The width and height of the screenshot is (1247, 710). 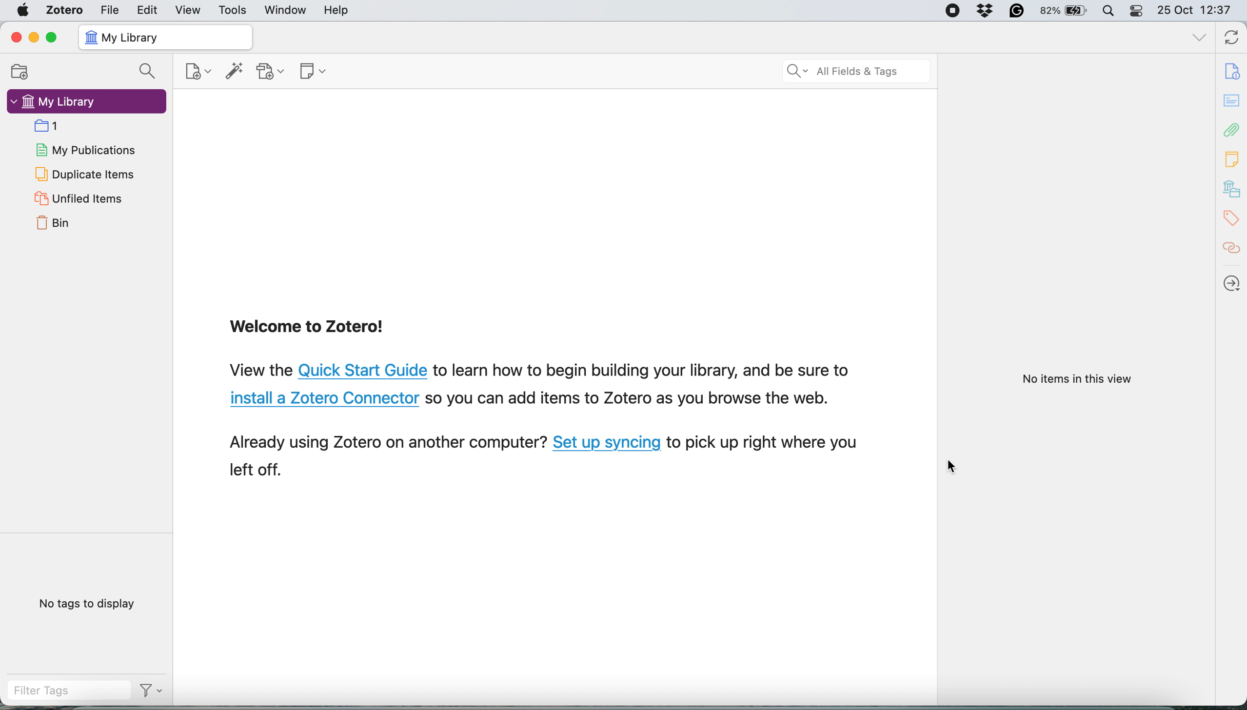 I want to click on window, so click(x=288, y=10).